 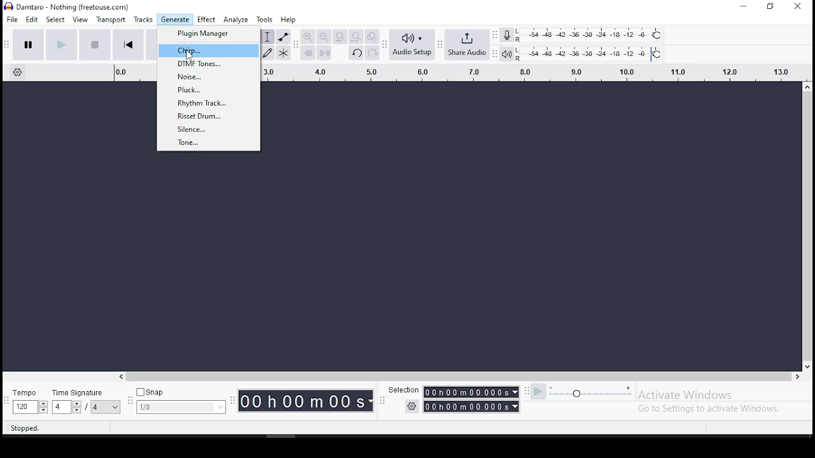 What do you see at coordinates (507, 36) in the screenshot?
I see `record meter` at bounding box center [507, 36].